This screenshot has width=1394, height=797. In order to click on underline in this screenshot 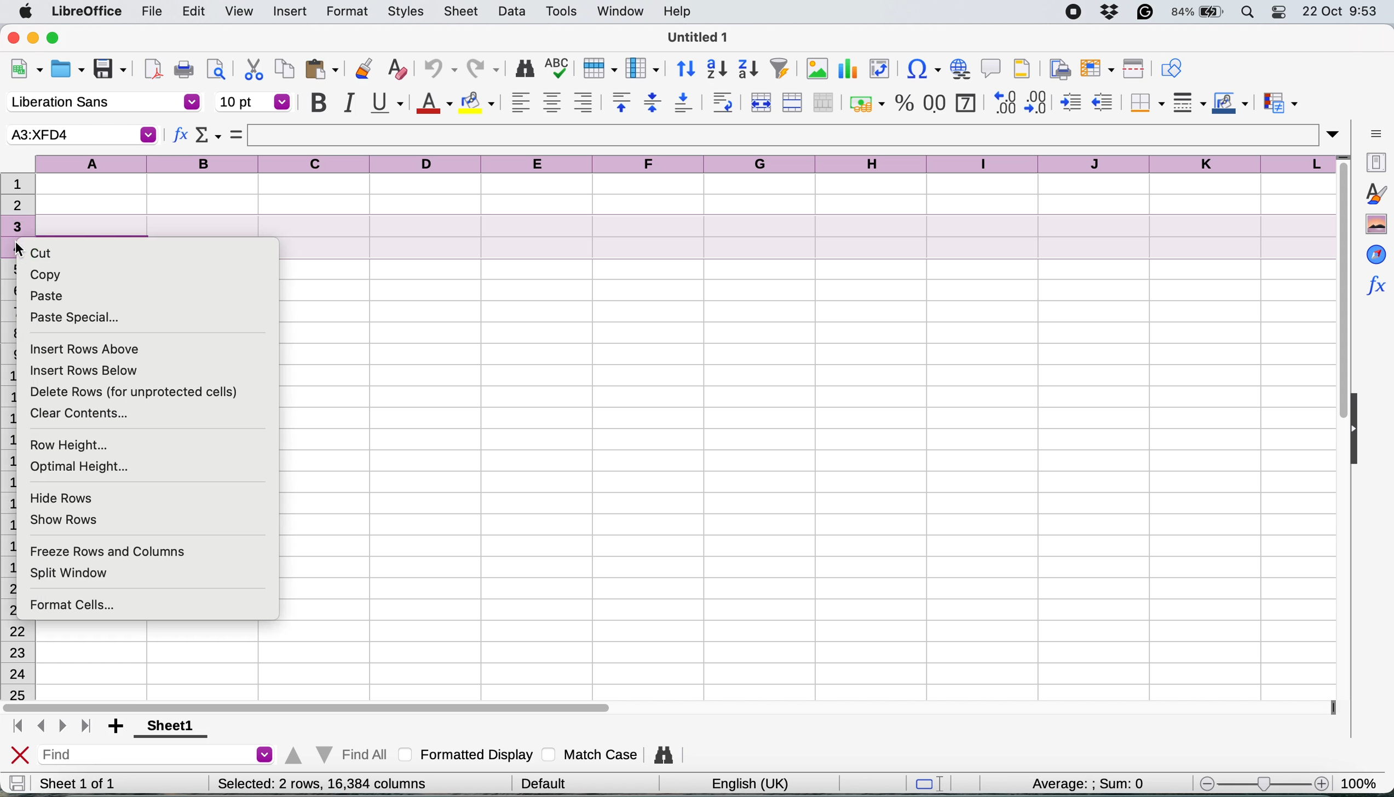, I will do `click(386, 101)`.